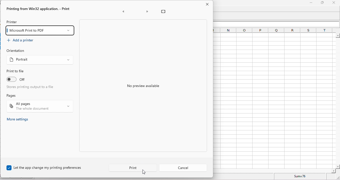  I want to click on column headings, so click(274, 30).